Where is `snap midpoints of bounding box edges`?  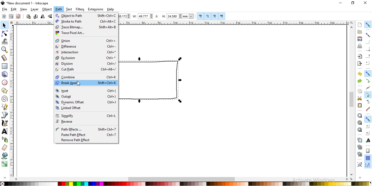
snap midpoints of bounding box edges is located at coordinates (368, 55).